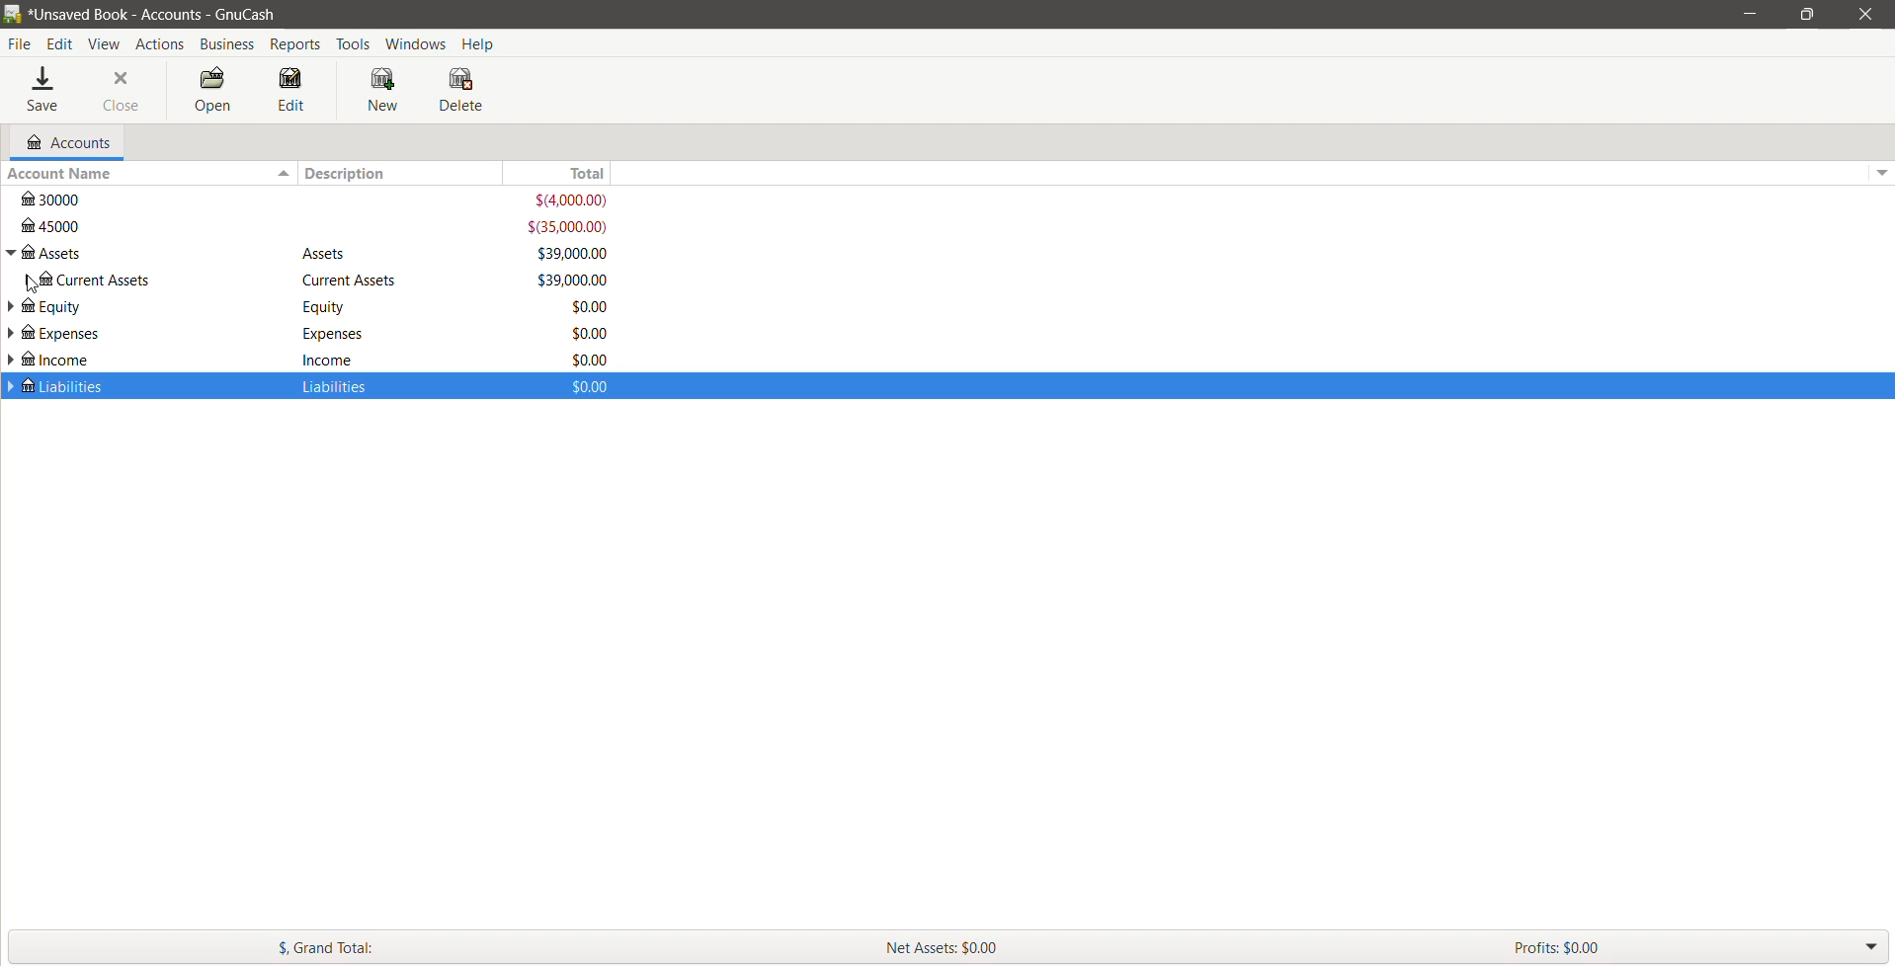 The image size is (1895, 966). What do you see at coordinates (568, 201) in the screenshot?
I see `$(4,000.00)` at bounding box center [568, 201].